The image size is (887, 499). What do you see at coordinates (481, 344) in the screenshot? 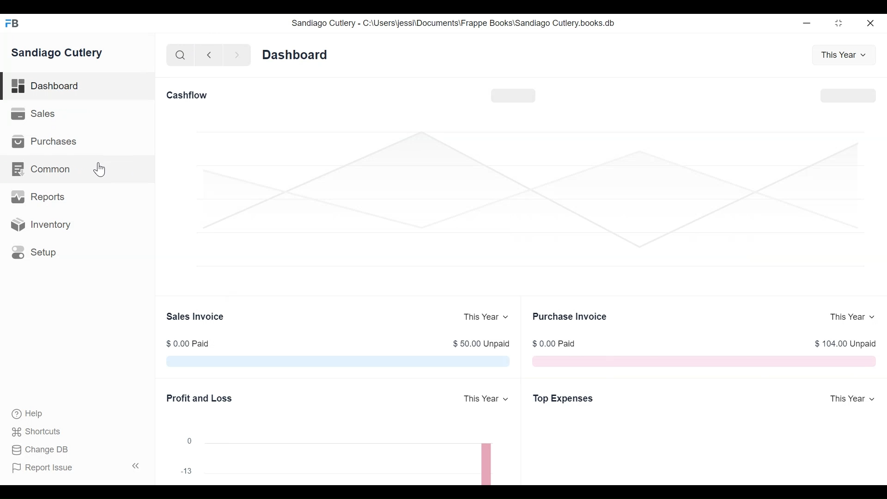
I see `$ 50.00 Unpaid` at bounding box center [481, 344].